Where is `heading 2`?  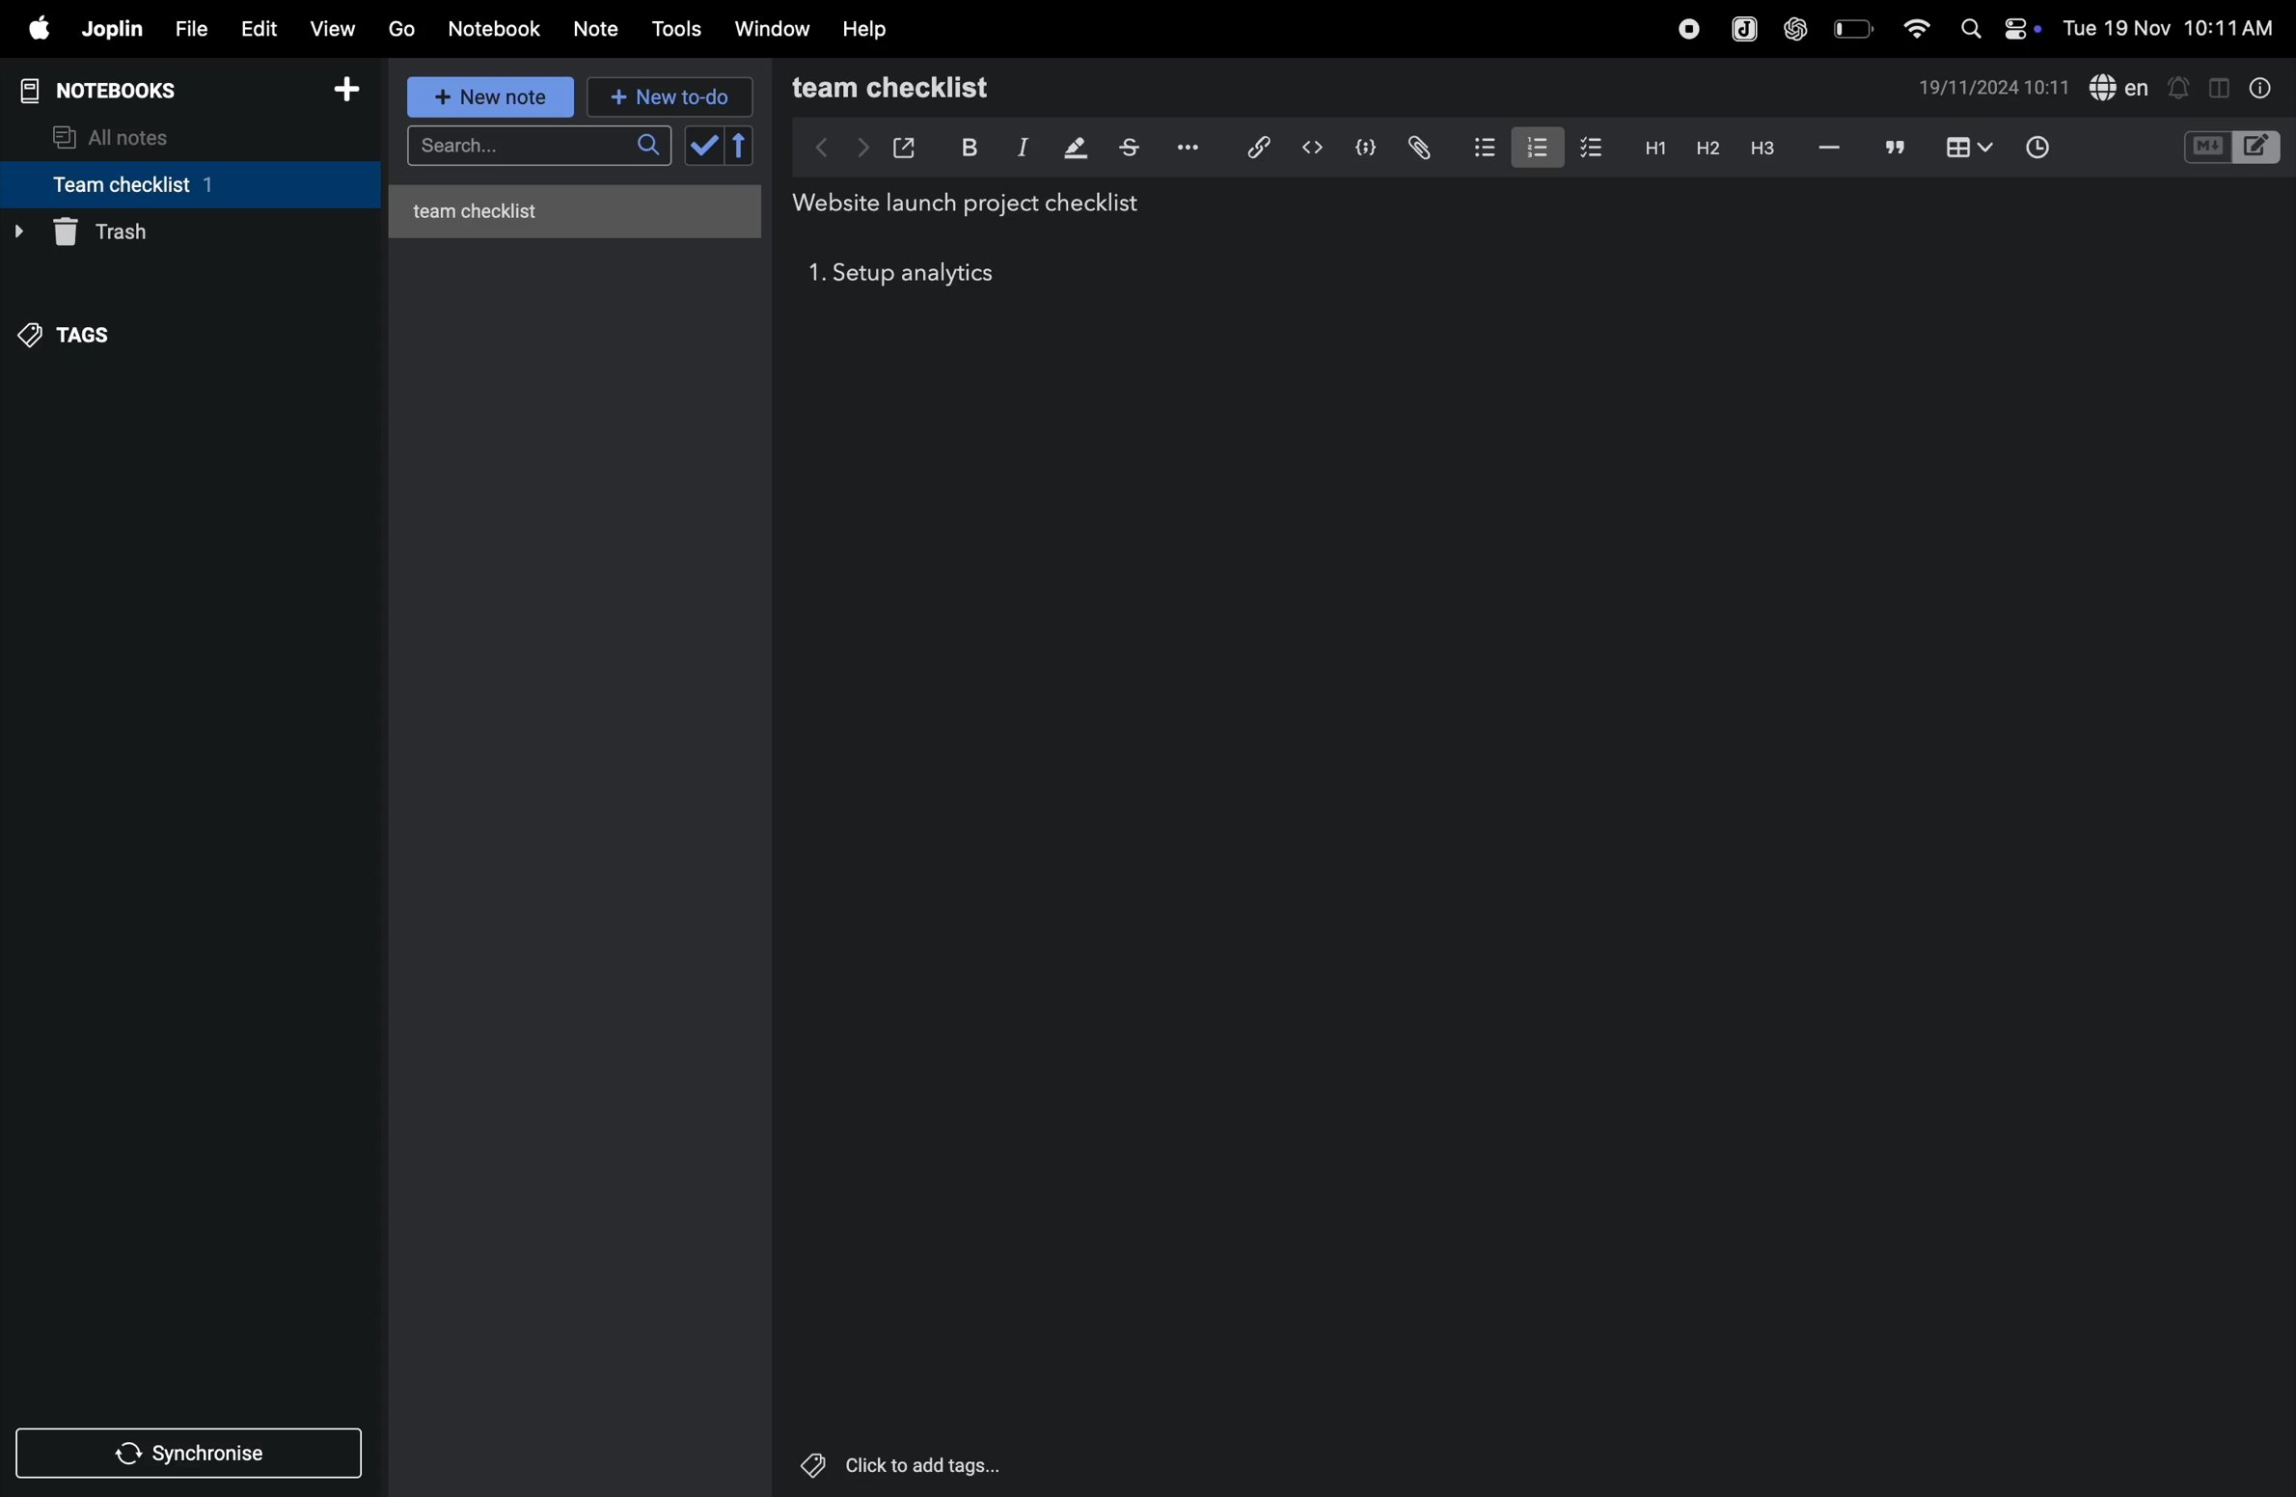 heading 2 is located at coordinates (1703, 148).